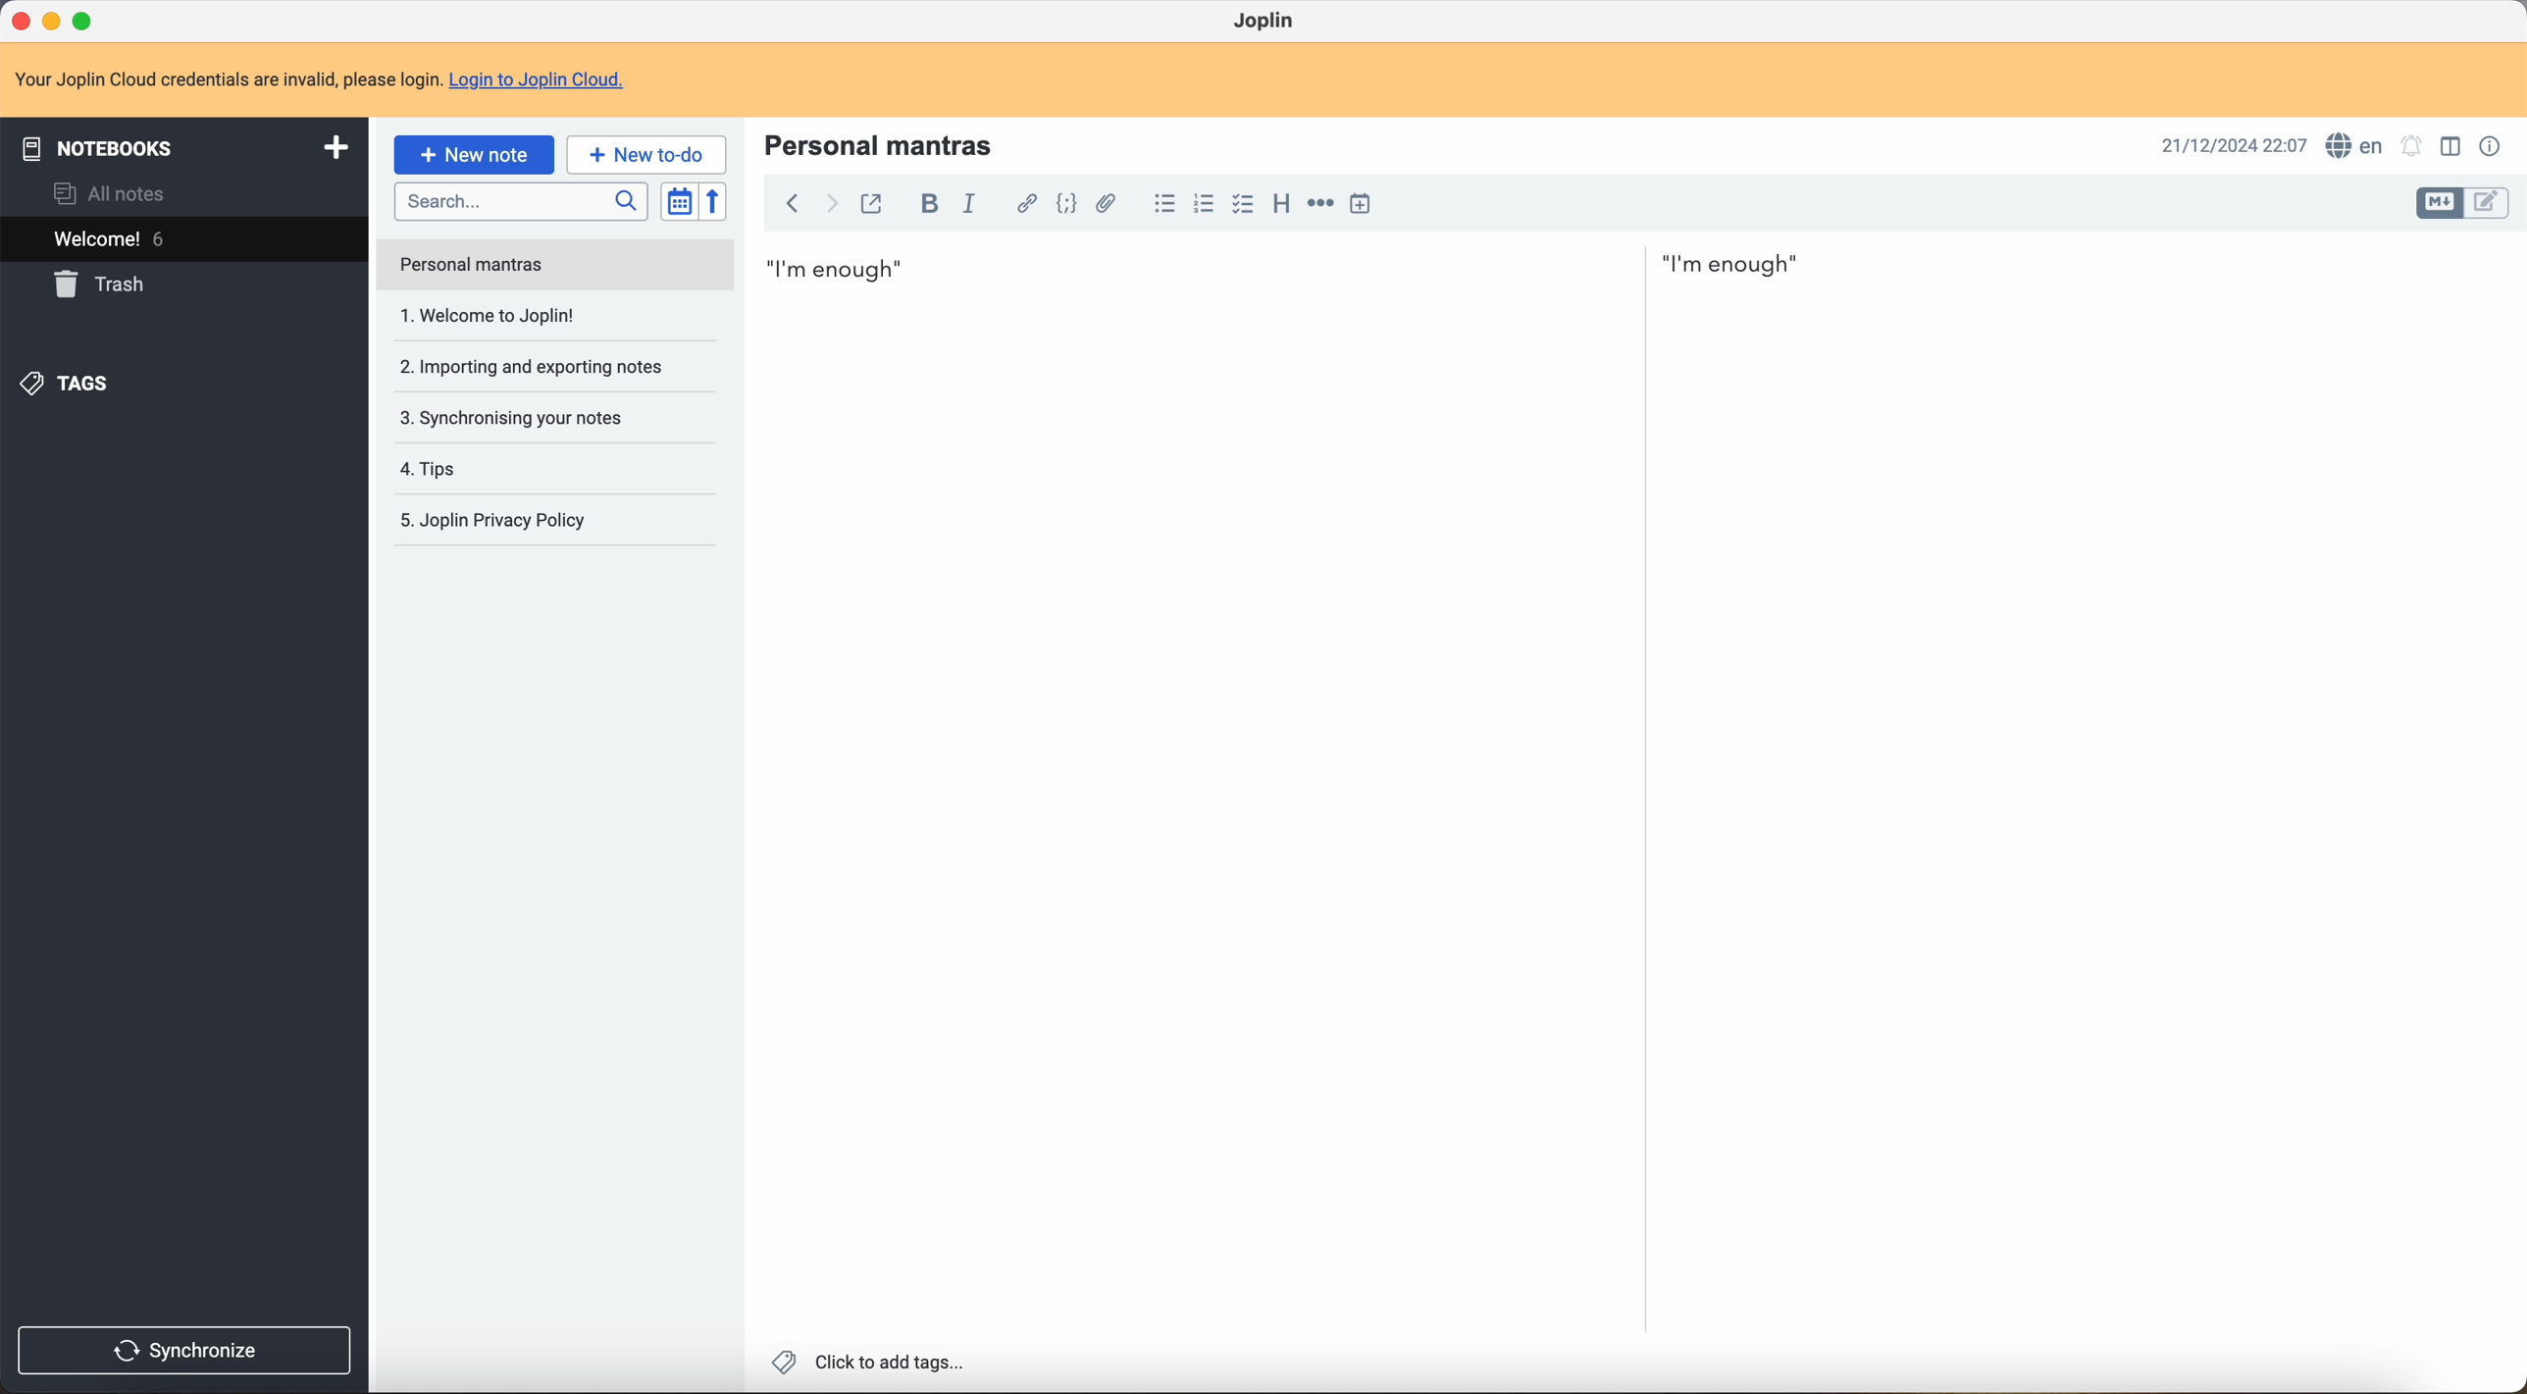 The image size is (2527, 1394). What do you see at coordinates (1243, 205) in the screenshot?
I see `checkbox` at bounding box center [1243, 205].